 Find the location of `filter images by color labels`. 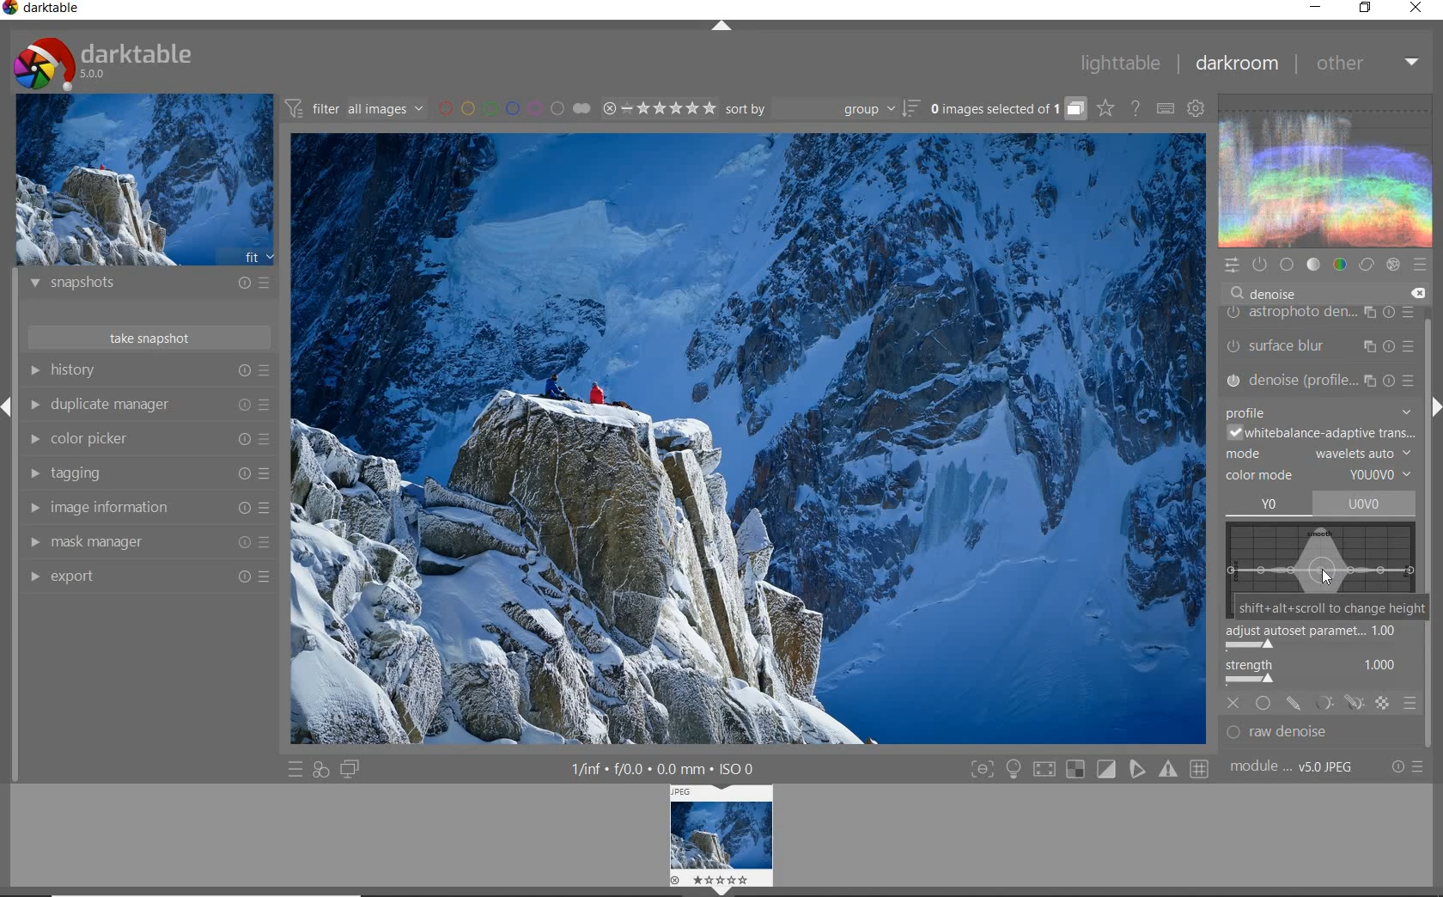

filter images by color labels is located at coordinates (514, 107).